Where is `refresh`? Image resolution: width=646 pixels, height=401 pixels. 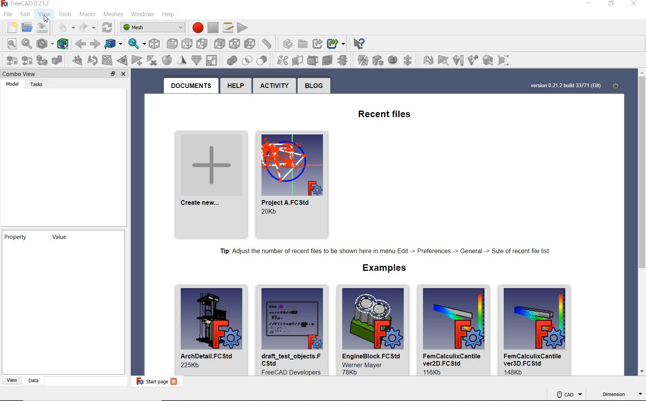 refresh is located at coordinates (104, 27).